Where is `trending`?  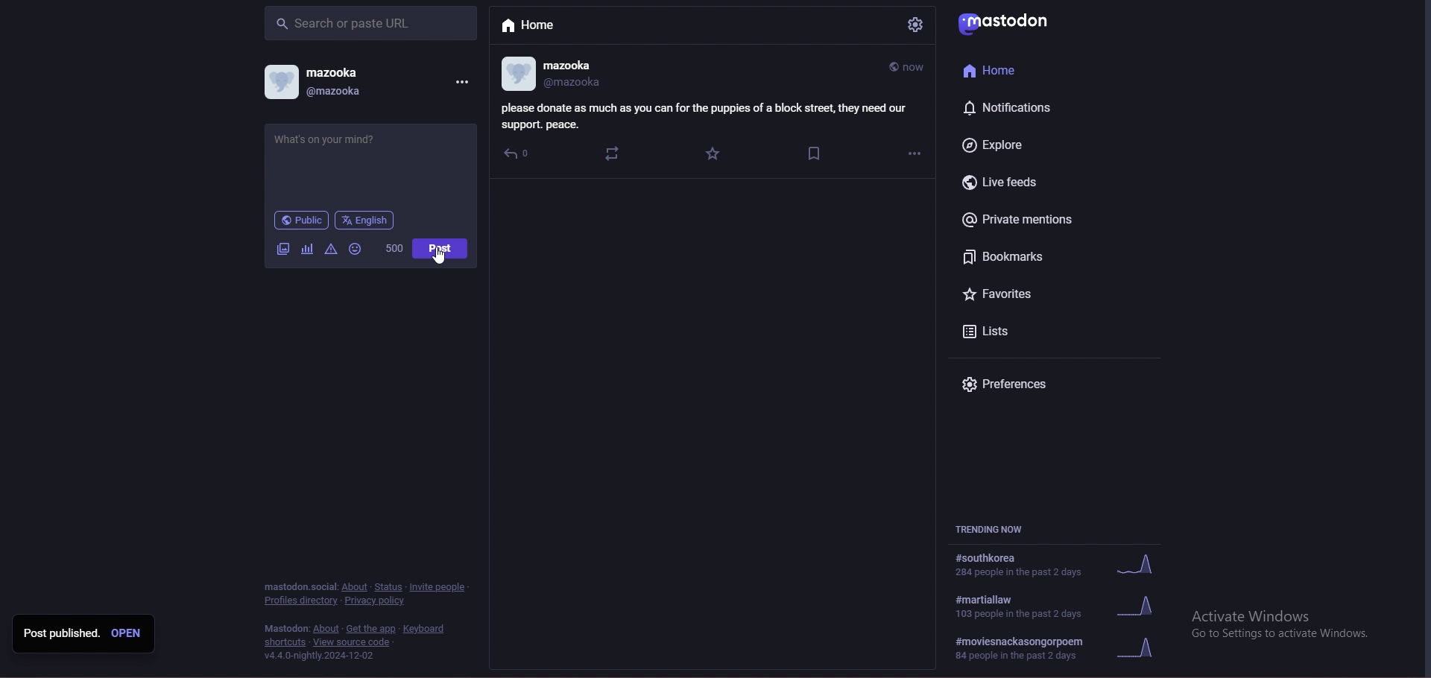
trending is located at coordinates (1055, 608).